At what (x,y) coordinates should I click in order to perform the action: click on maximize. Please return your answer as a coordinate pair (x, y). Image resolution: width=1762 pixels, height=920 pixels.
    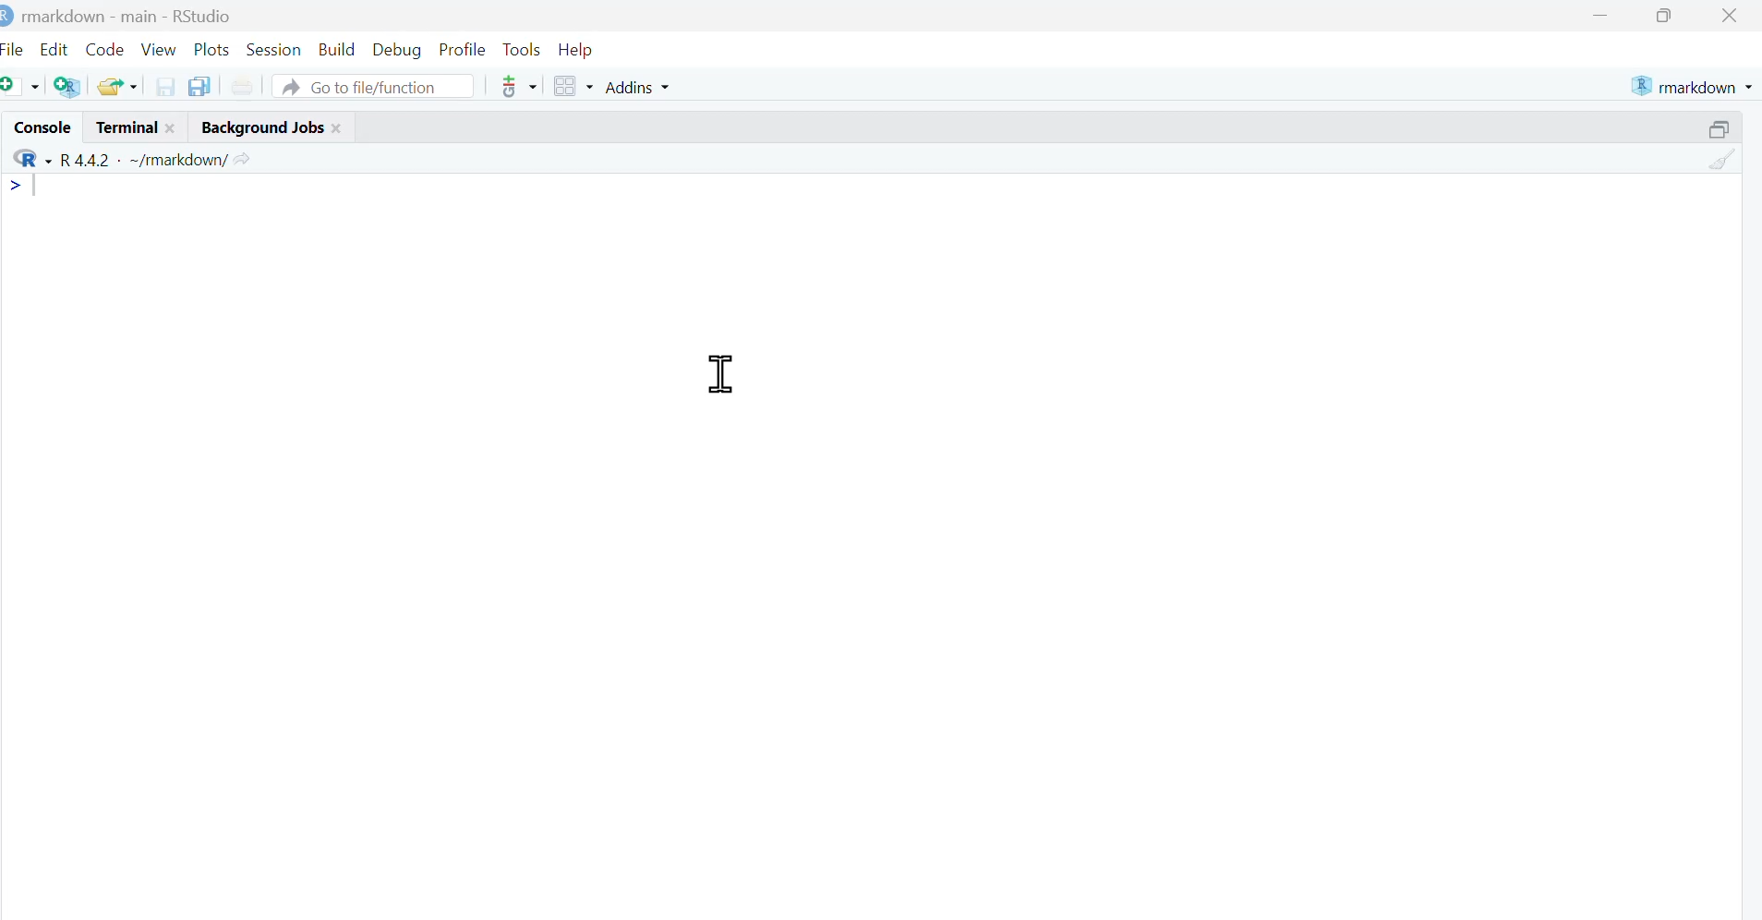
    Looking at the image, I should click on (1671, 15).